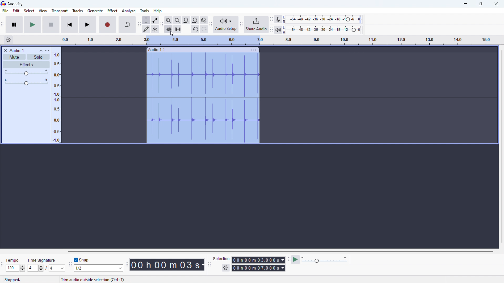 Image resolution: width=504 pixels, height=283 pixels. I want to click on maximize, so click(480, 4).